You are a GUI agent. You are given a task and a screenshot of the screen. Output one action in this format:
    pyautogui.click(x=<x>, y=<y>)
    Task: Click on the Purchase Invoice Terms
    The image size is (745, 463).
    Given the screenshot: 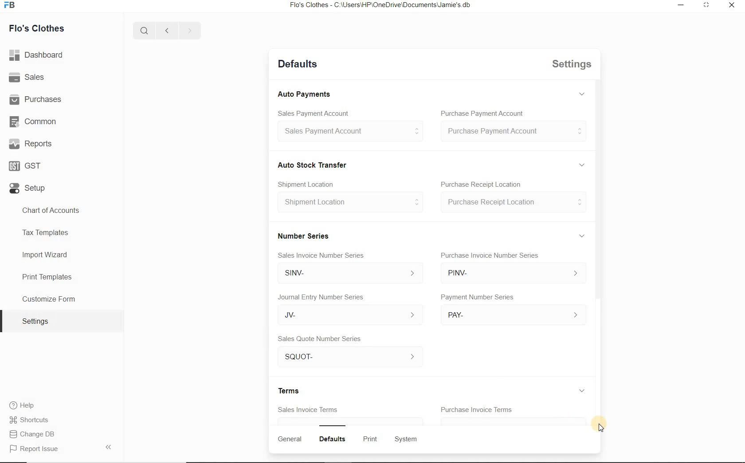 What is the action you would take?
    pyautogui.click(x=478, y=410)
    